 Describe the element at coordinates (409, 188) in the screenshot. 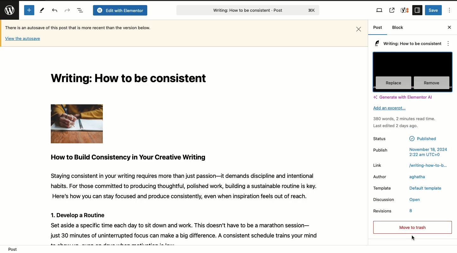

I see `Template Default template` at that location.